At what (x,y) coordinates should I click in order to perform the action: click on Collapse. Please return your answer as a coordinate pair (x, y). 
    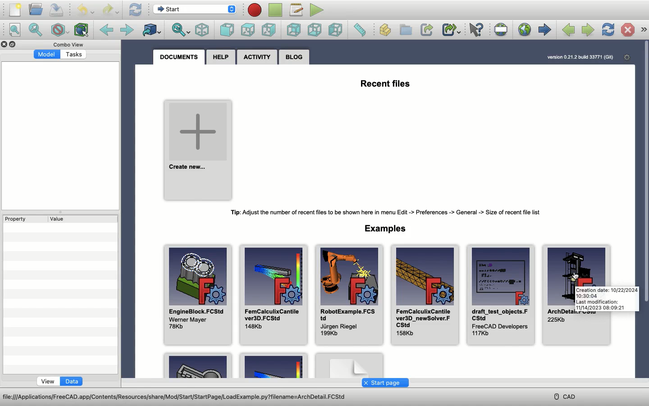
    Looking at the image, I should click on (13, 44).